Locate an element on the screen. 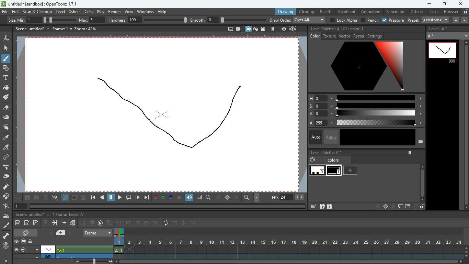 The width and height of the screenshot is (469, 264). sticker is located at coordinates (400, 207).